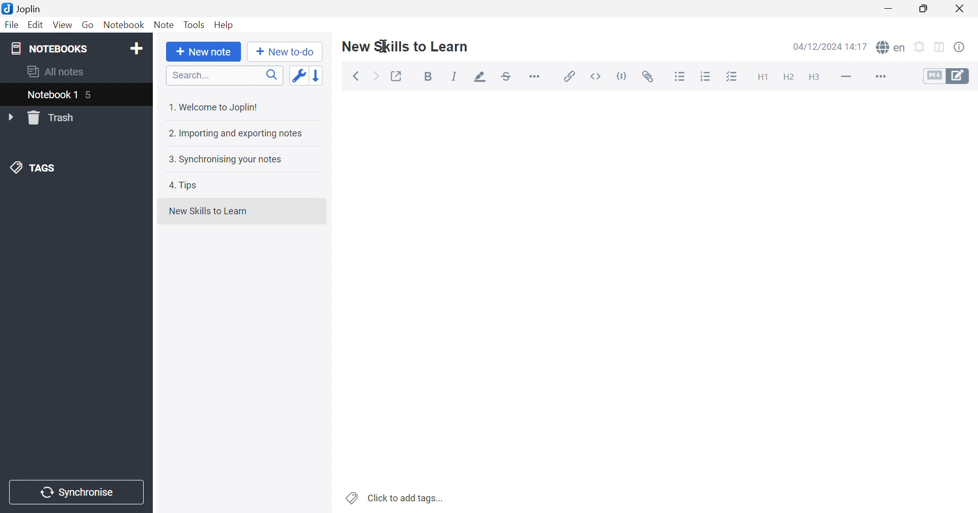 This screenshot has height=513, width=978. I want to click on Bold, so click(431, 77).